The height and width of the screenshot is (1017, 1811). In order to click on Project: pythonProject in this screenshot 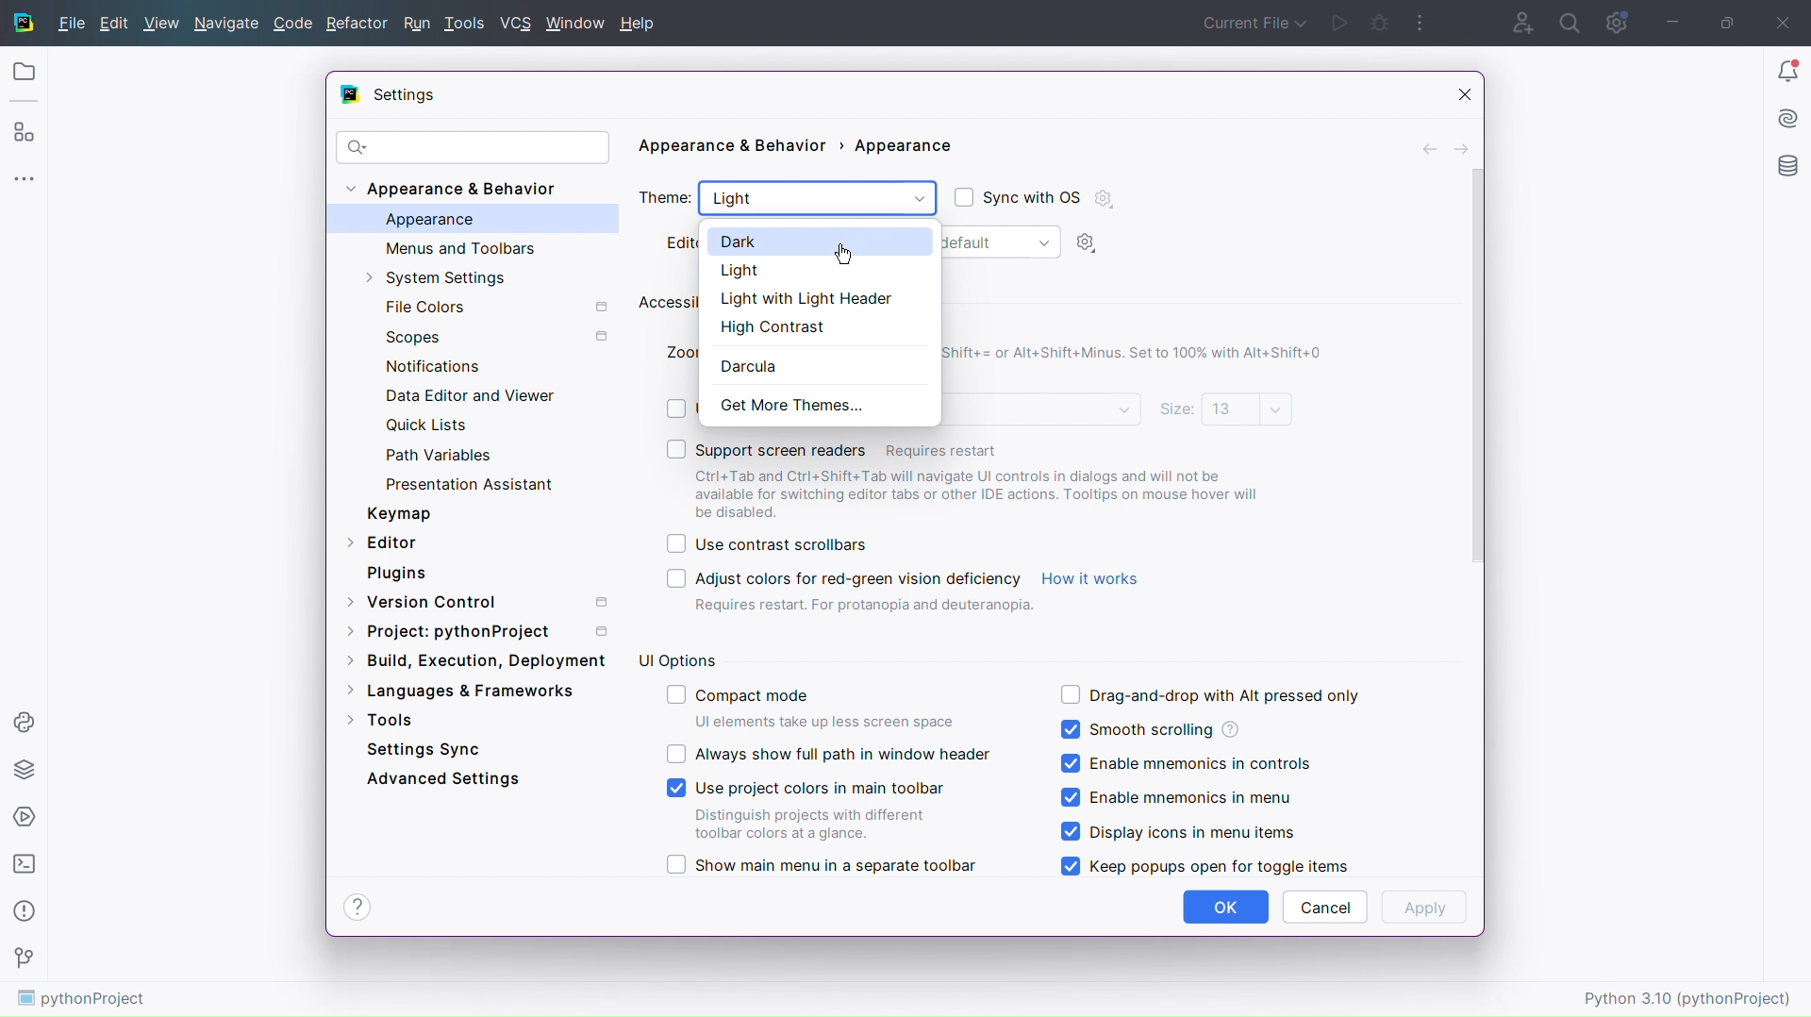, I will do `click(481, 631)`.